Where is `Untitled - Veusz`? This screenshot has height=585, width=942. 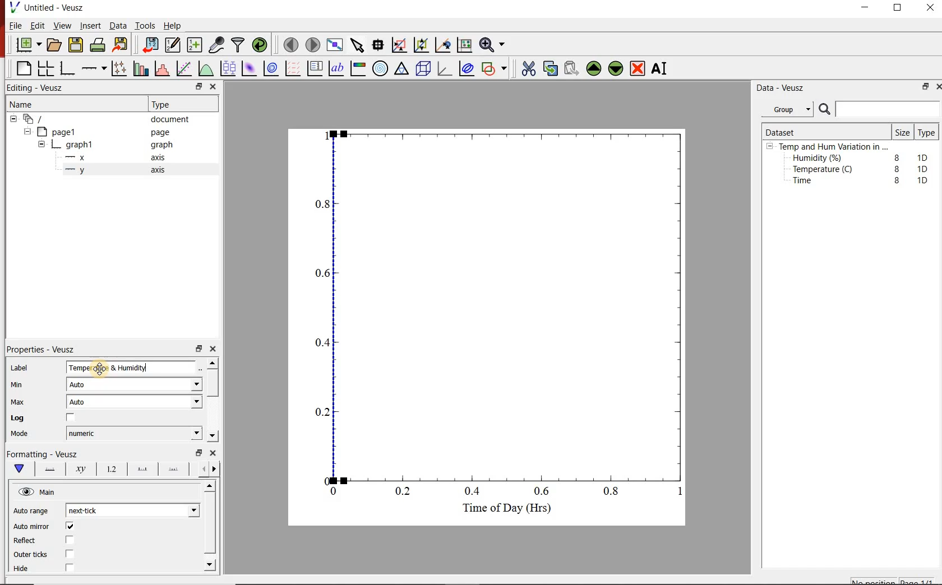
Untitled - Veusz is located at coordinates (50, 7).